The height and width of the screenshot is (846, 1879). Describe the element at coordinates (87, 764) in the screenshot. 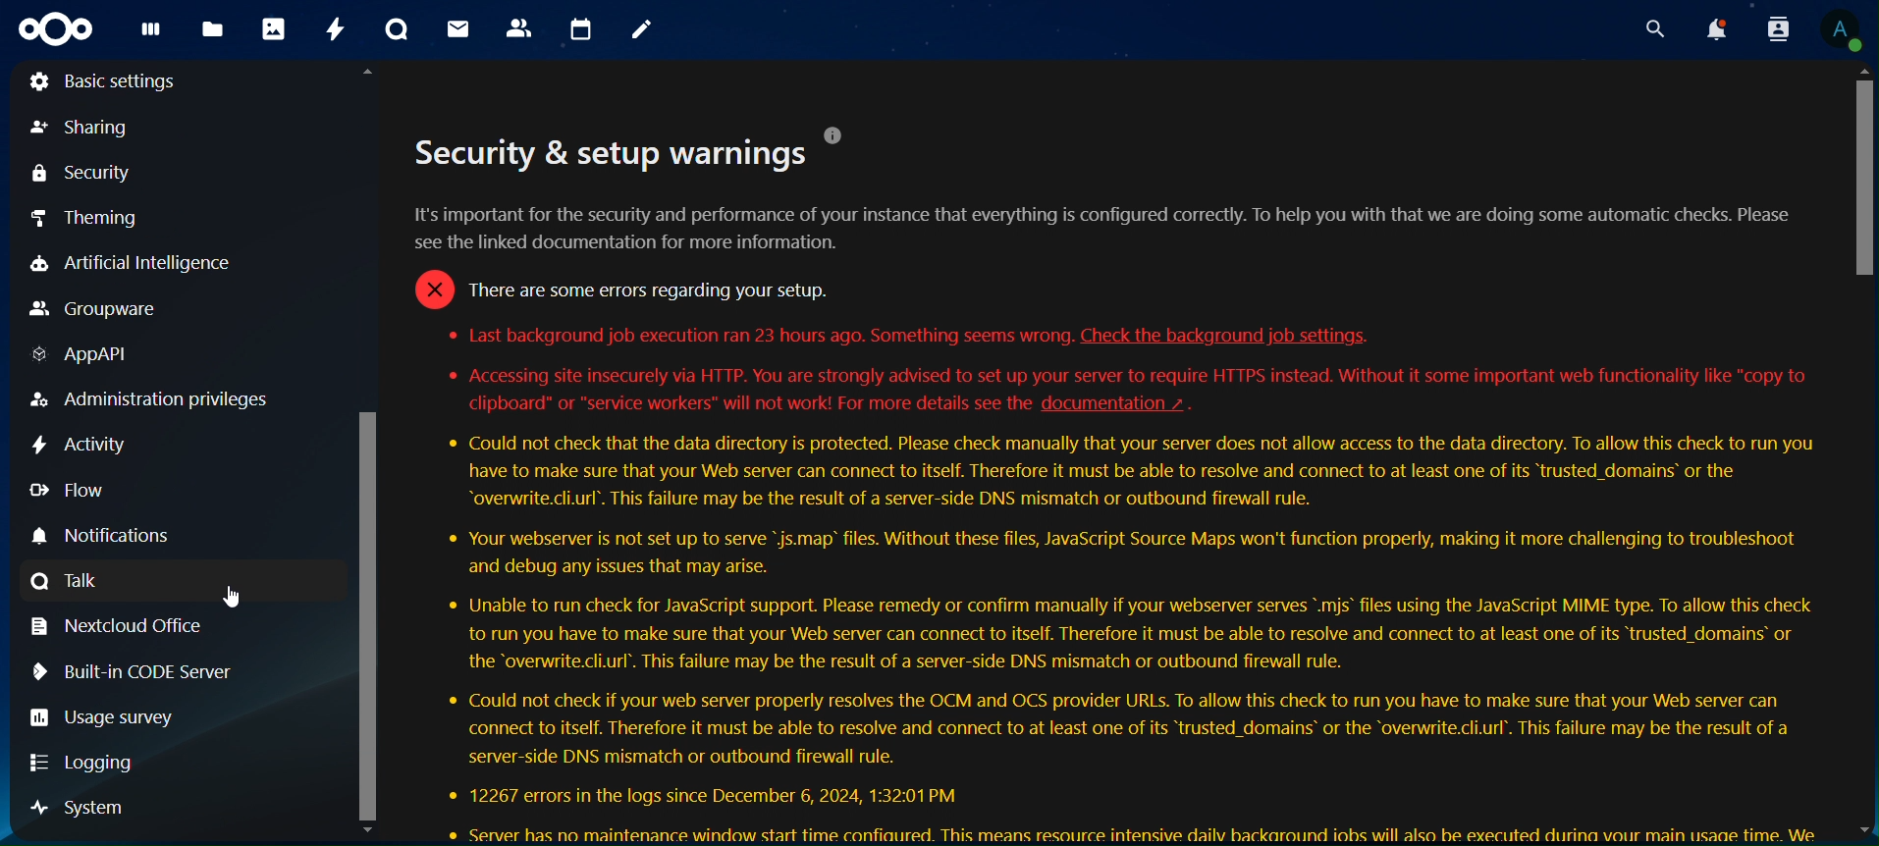

I see `logging` at that location.